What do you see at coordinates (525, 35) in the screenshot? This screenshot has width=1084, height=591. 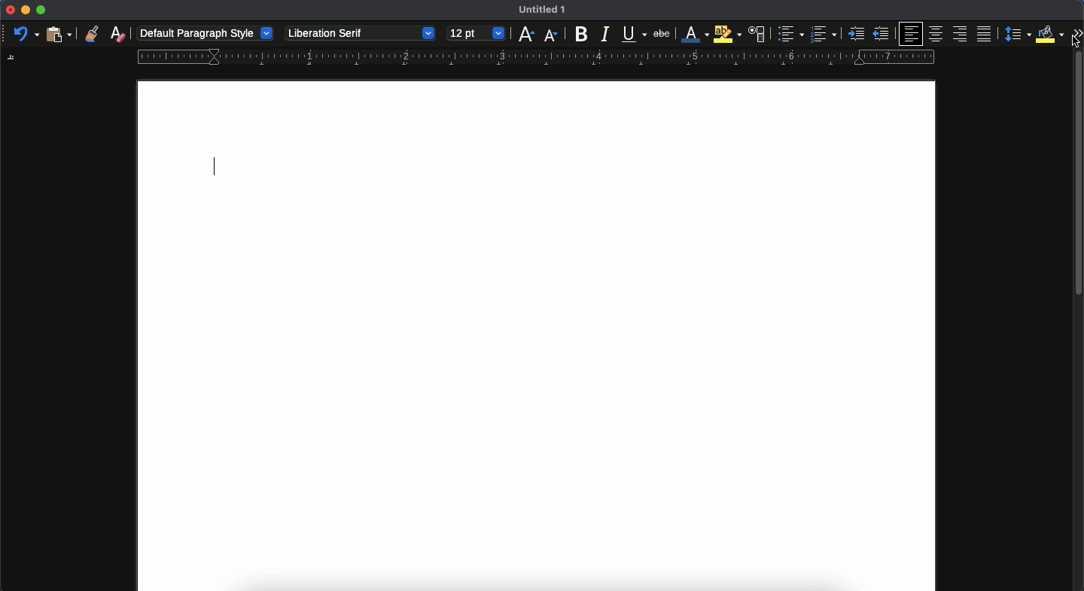 I see `increase size` at bounding box center [525, 35].